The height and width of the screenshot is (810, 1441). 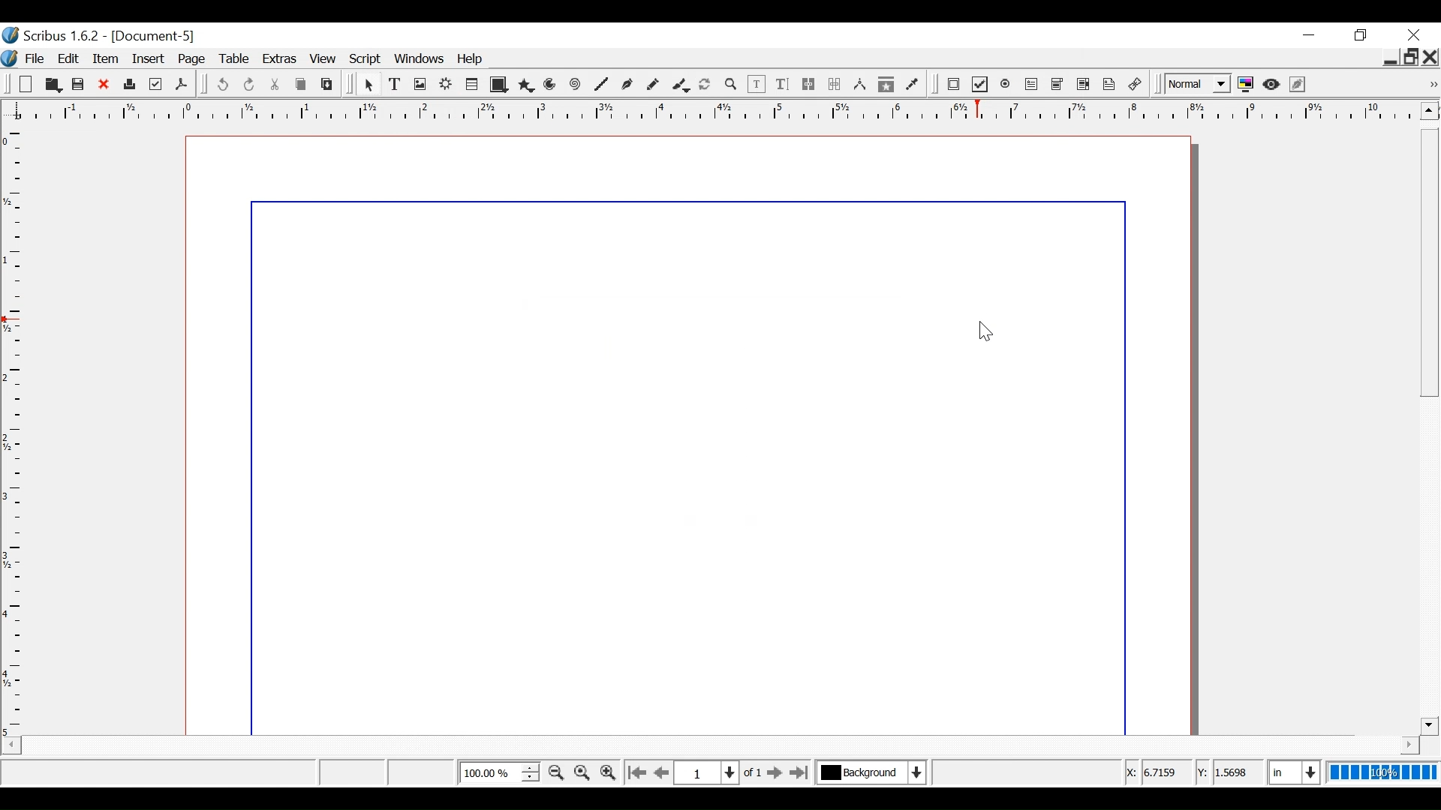 I want to click on Table, so click(x=237, y=60).